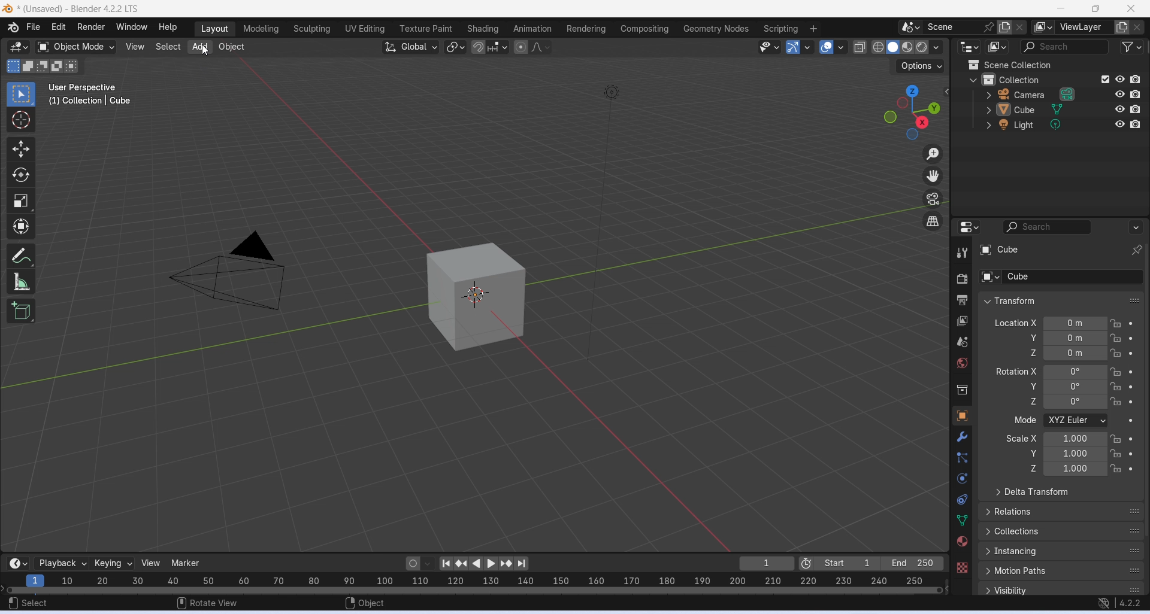  Describe the element at coordinates (922, 66) in the screenshot. I see `options` at that location.